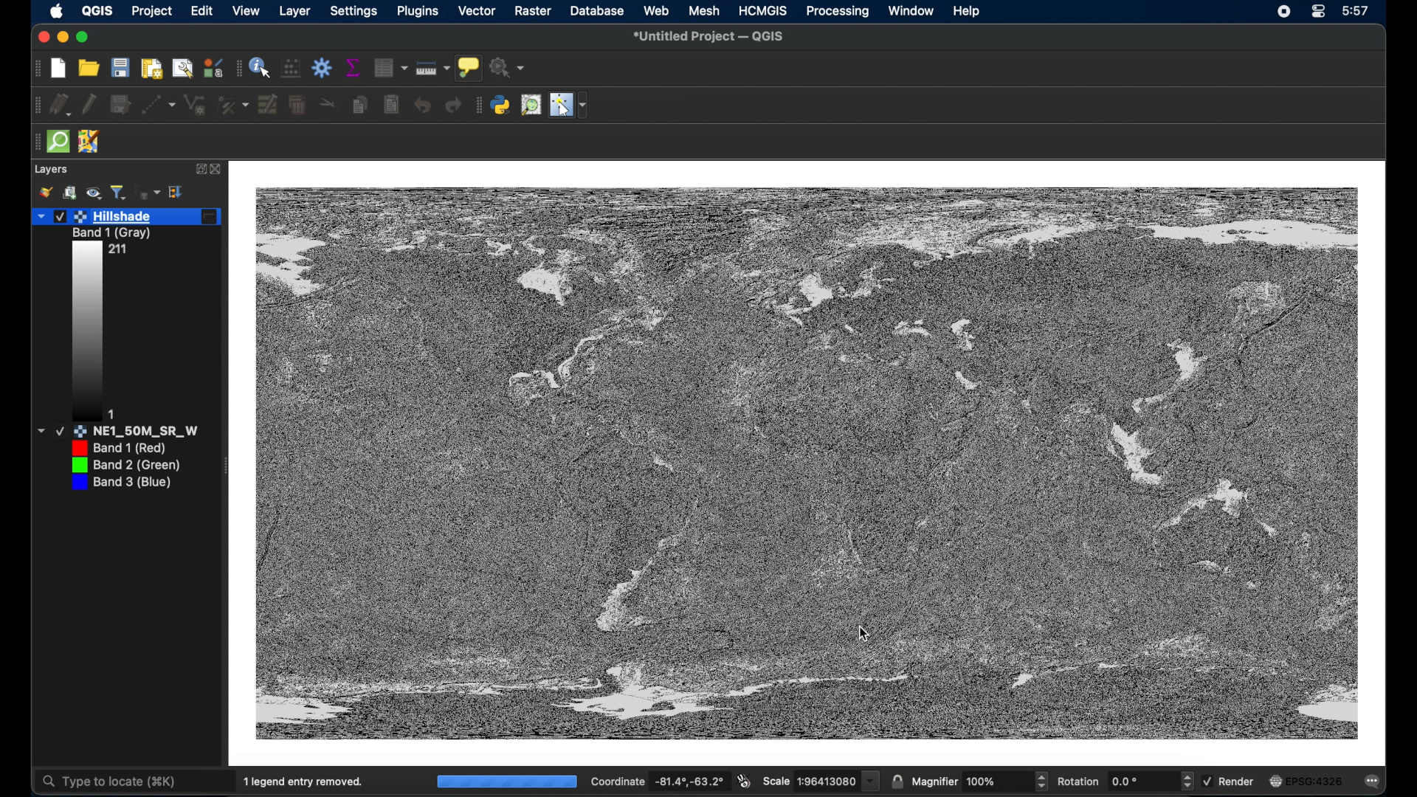  I want to click on vector, so click(476, 10).